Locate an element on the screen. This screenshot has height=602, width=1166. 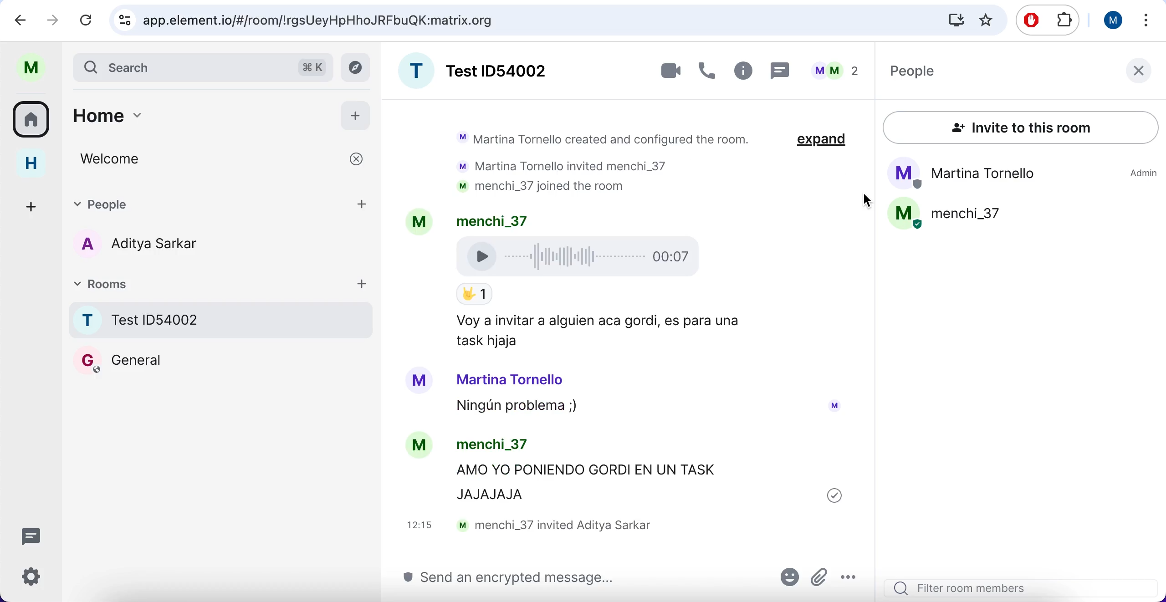
Voy a Invitar a alguien aca gordi, es para una
task hjaja is located at coordinates (604, 330).